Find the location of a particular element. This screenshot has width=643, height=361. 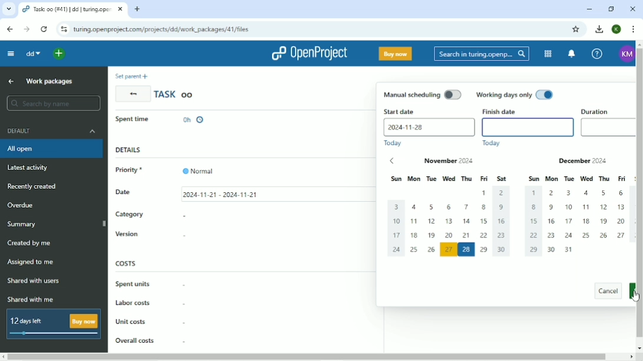

Overdue is located at coordinates (23, 205).